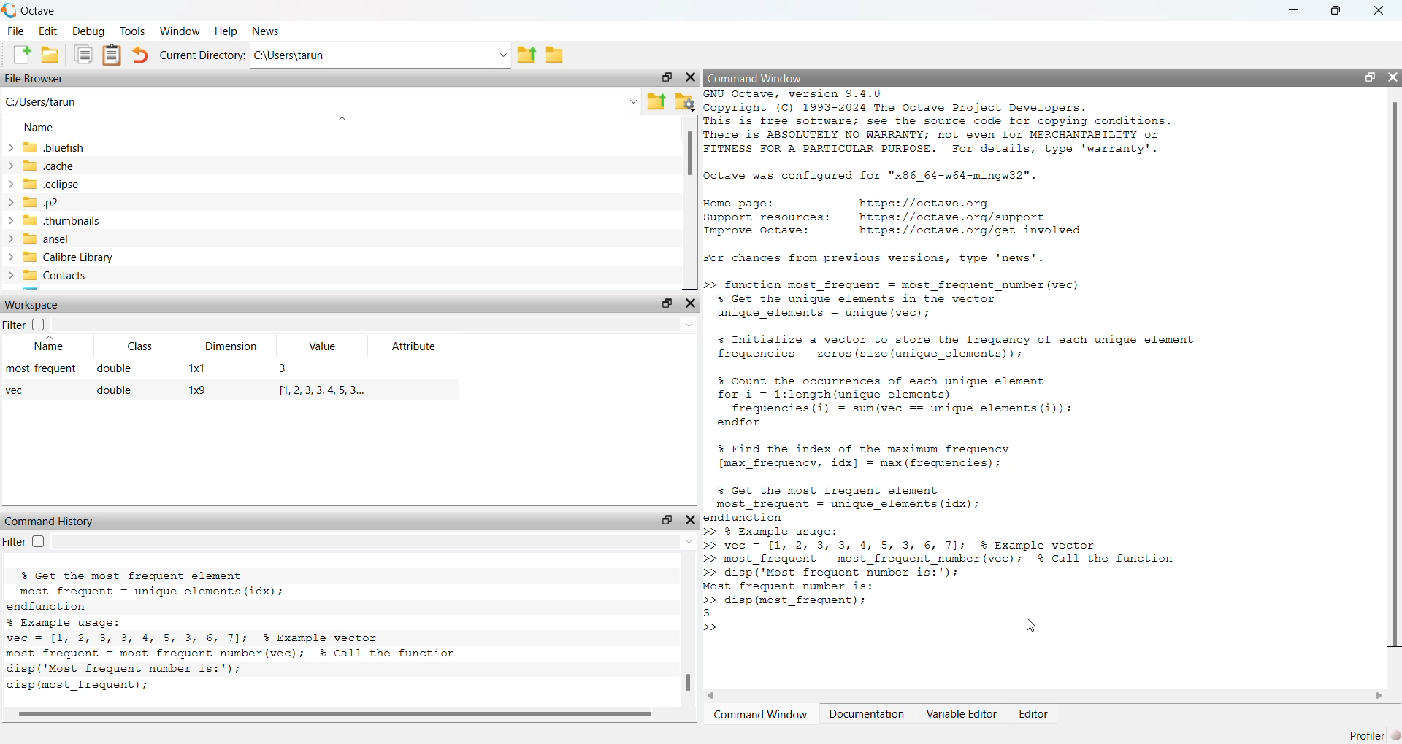 Image resolution: width=1402 pixels, height=744 pixels. Describe the element at coordinates (139, 347) in the screenshot. I see `Class` at that location.